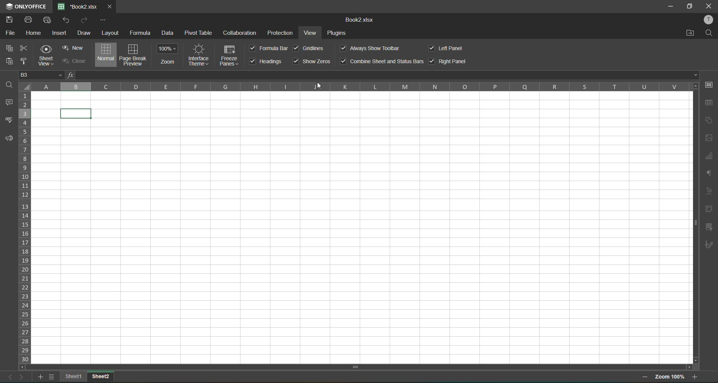  Describe the element at coordinates (692, 33) in the screenshot. I see `open location` at that location.